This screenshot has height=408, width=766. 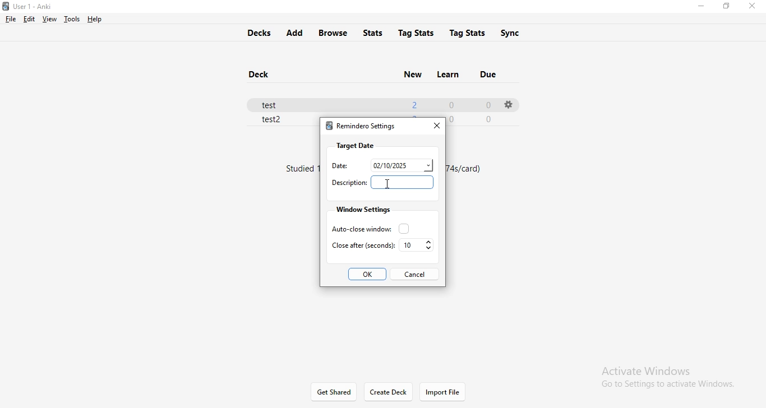 I want to click on 2, so click(x=413, y=103).